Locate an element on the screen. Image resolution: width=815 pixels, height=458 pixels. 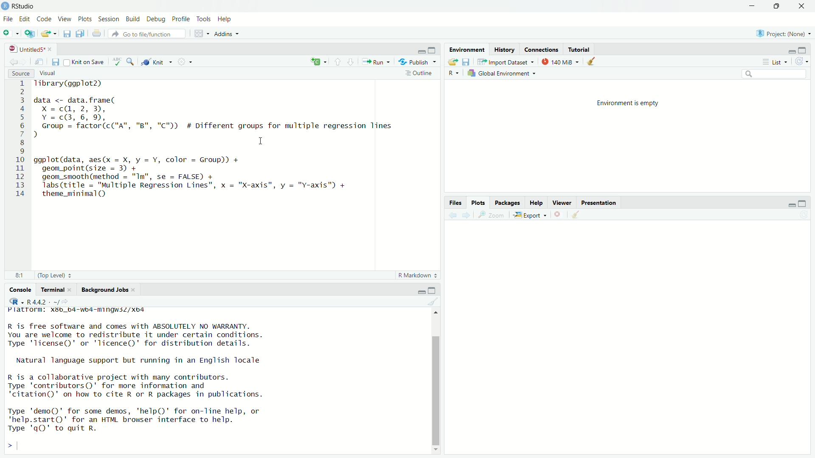
Build is located at coordinates (132, 19).